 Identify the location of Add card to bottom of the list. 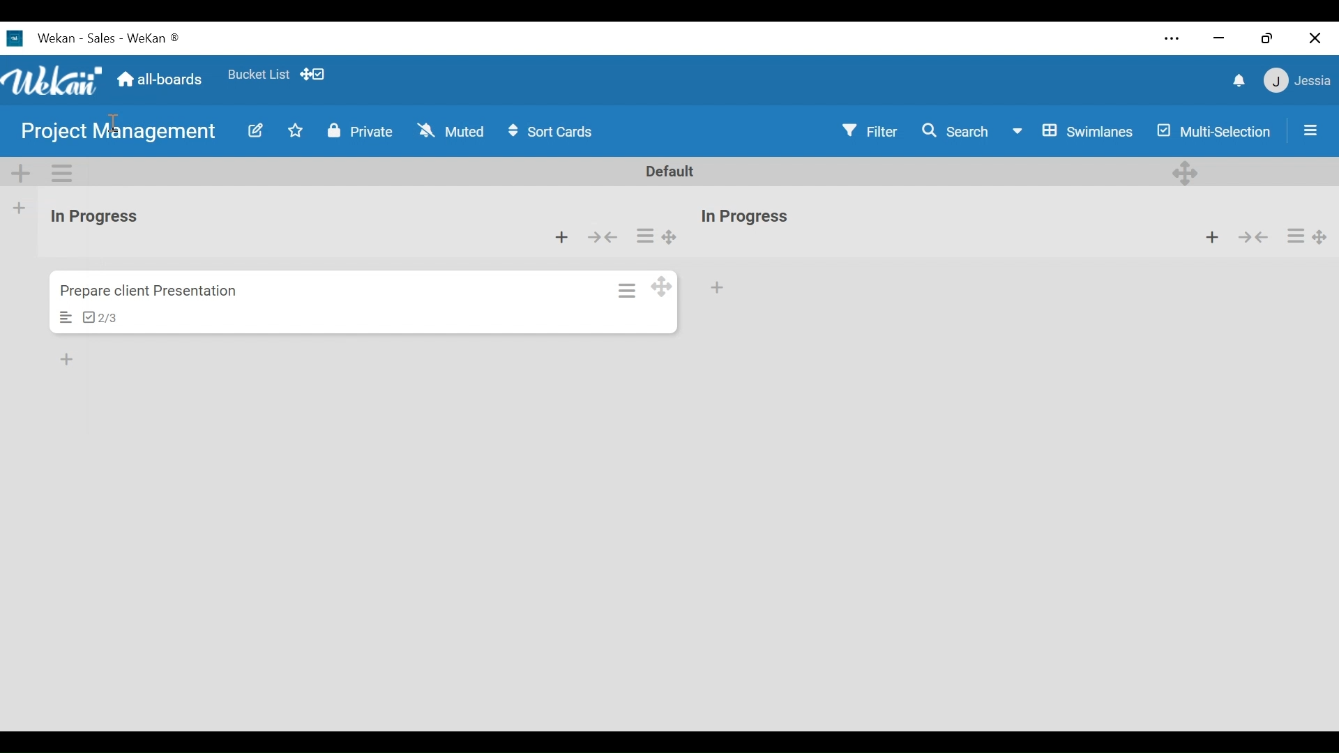
(68, 356).